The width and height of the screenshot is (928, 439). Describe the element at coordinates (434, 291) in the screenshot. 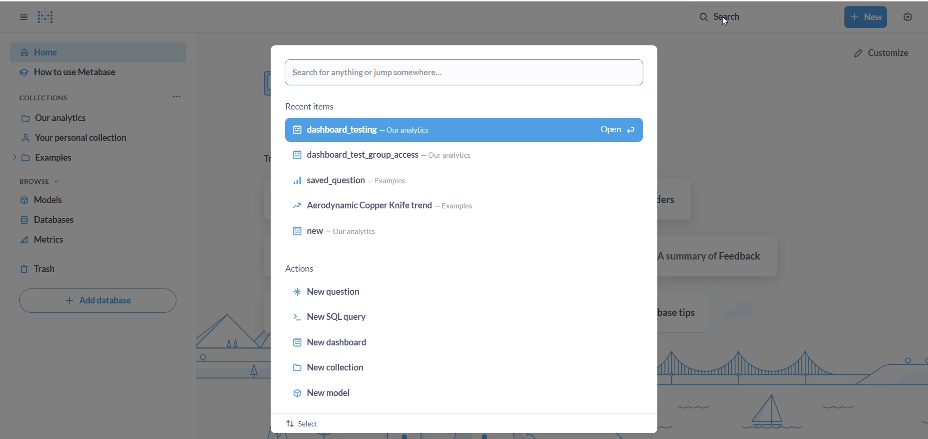

I see `new question` at that location.